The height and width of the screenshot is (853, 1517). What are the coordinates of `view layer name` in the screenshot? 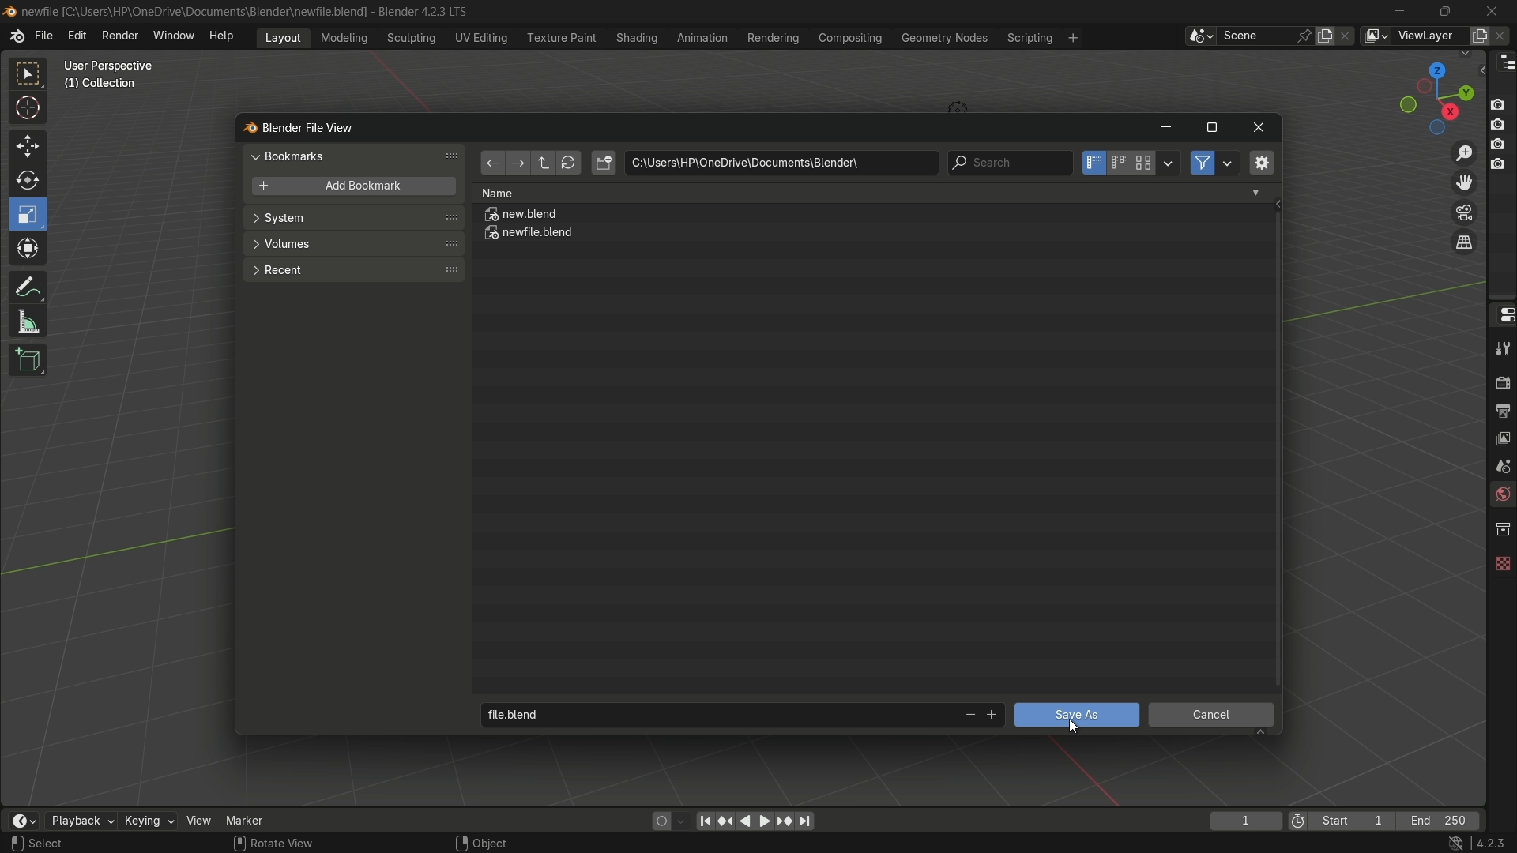 It's located at (1429, 36).